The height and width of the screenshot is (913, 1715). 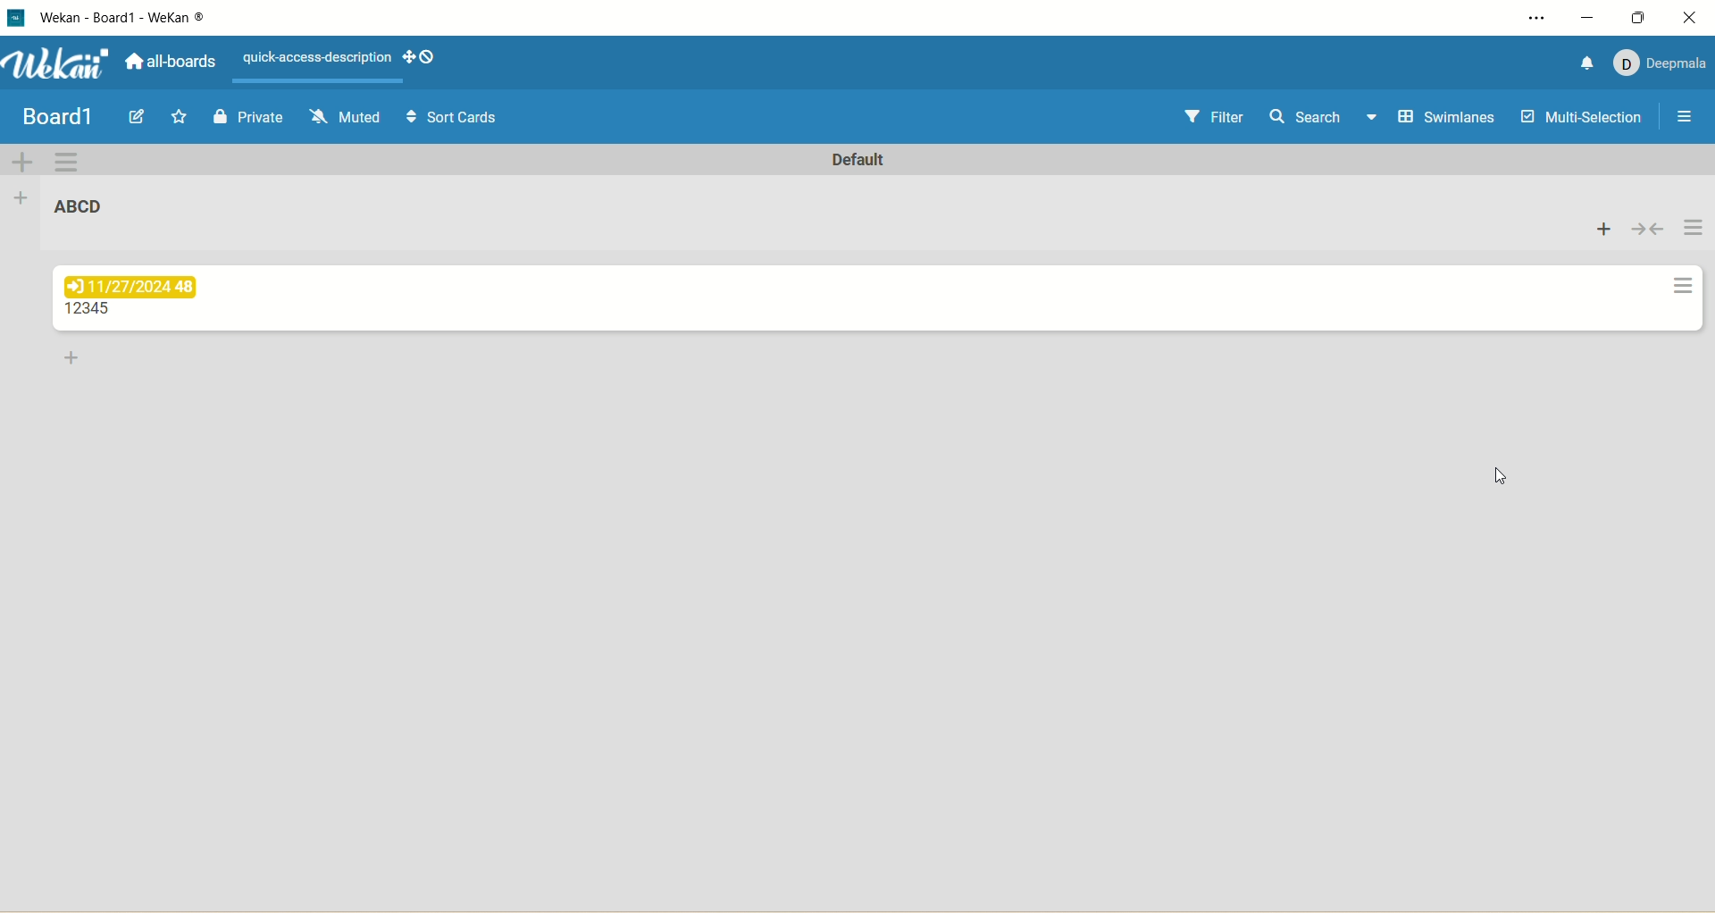 What do you see at coordinates (1498, 481) in the screenshot?
I see `cursor` at bounding box center [1498, 481].